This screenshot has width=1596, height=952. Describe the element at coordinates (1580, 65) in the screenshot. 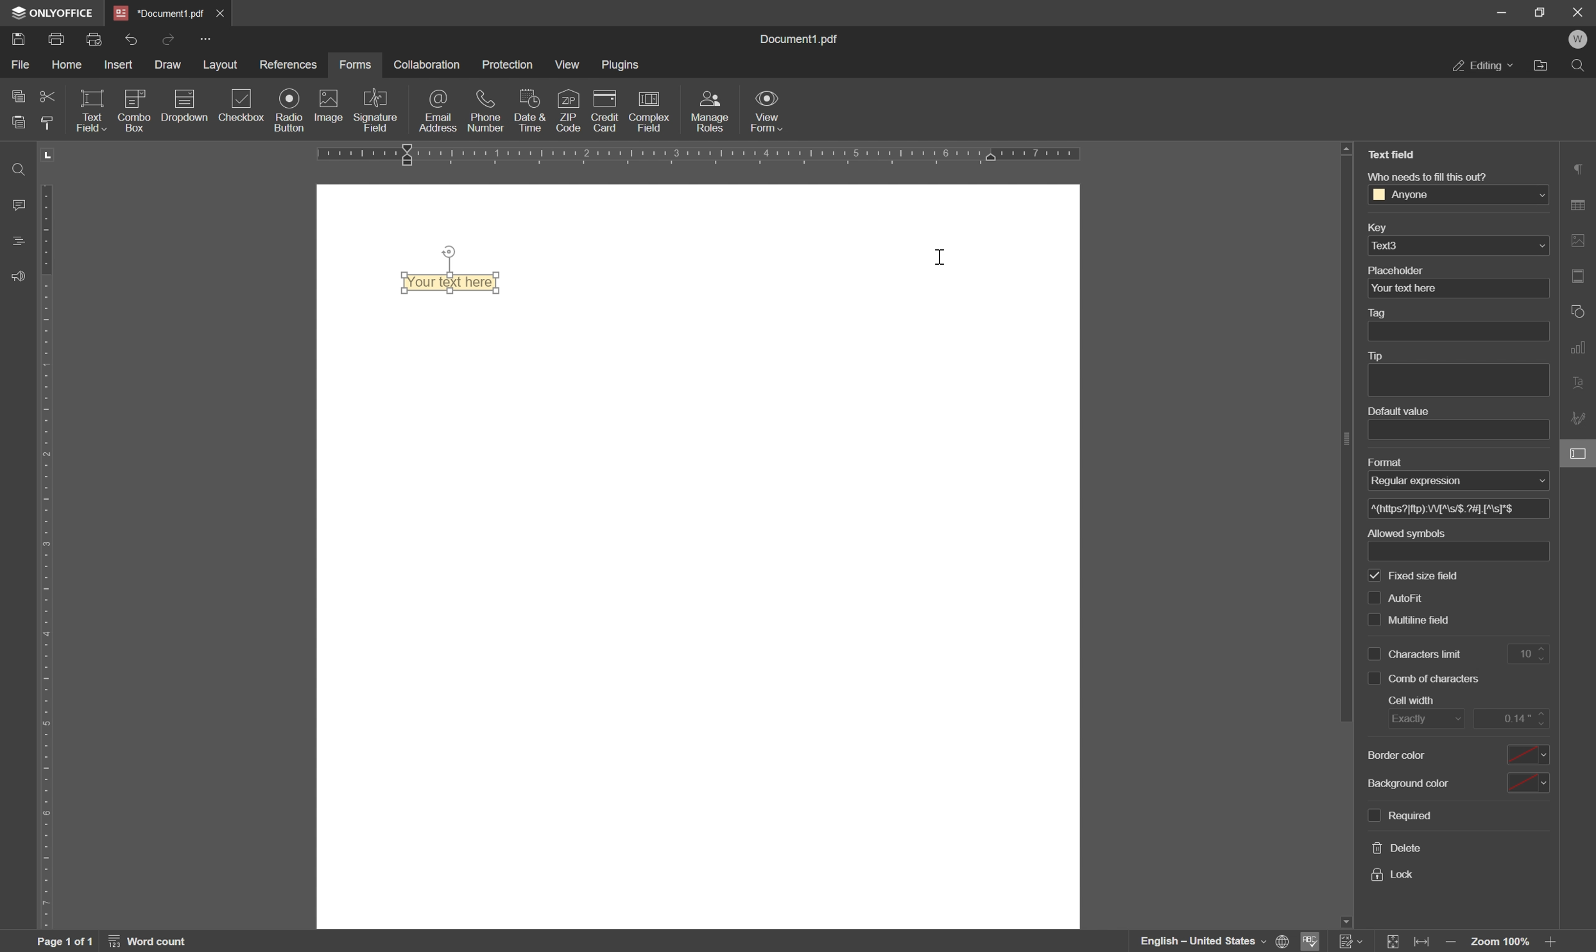

I see `find` at that location.